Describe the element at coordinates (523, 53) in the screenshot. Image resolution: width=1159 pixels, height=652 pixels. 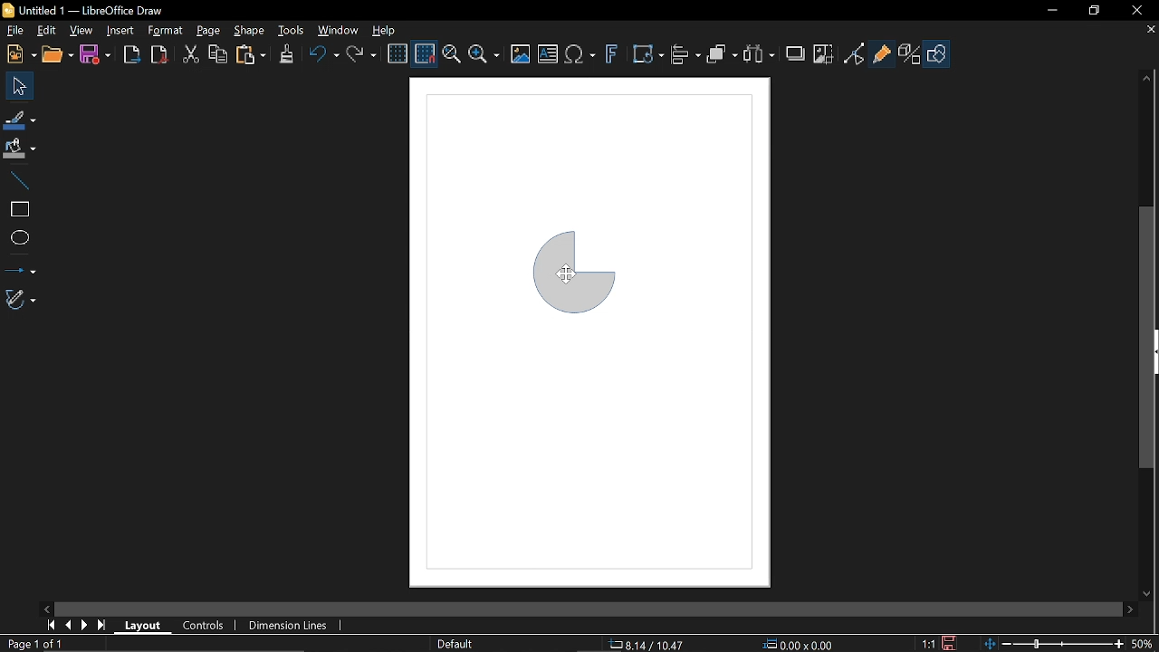
I see `insert image` at that location.